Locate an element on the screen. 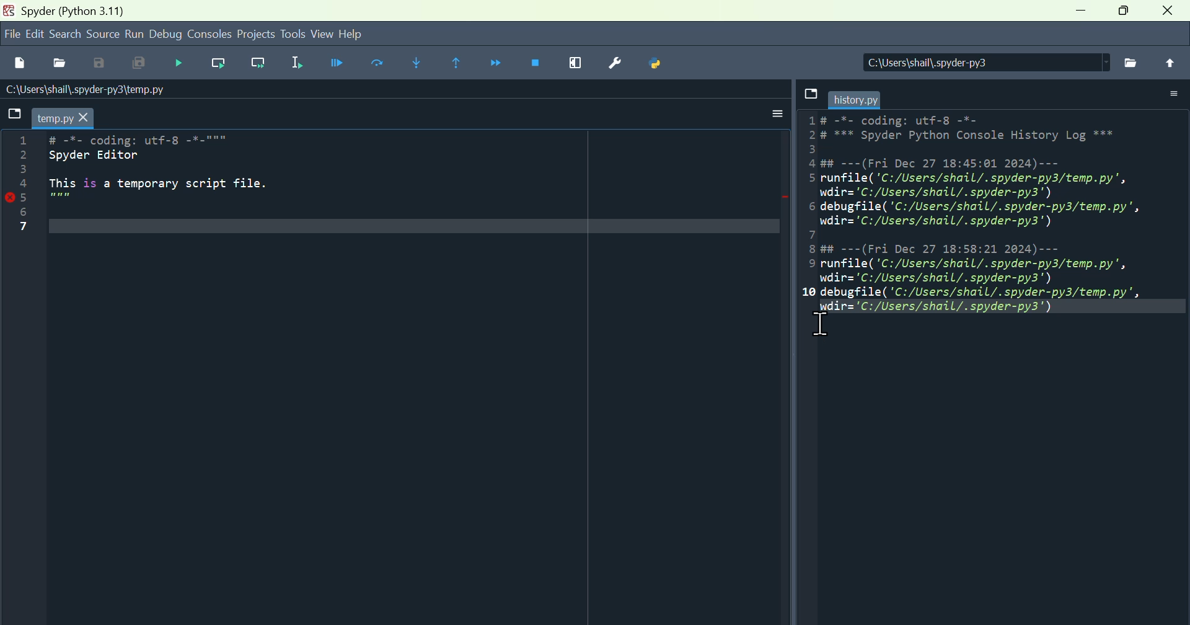 This screenshot has width=1190, height=625. Open file is located at coordinates (59, 66).